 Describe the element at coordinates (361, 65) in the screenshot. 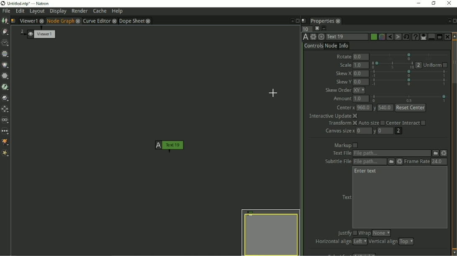

I see `1.0` at that location.